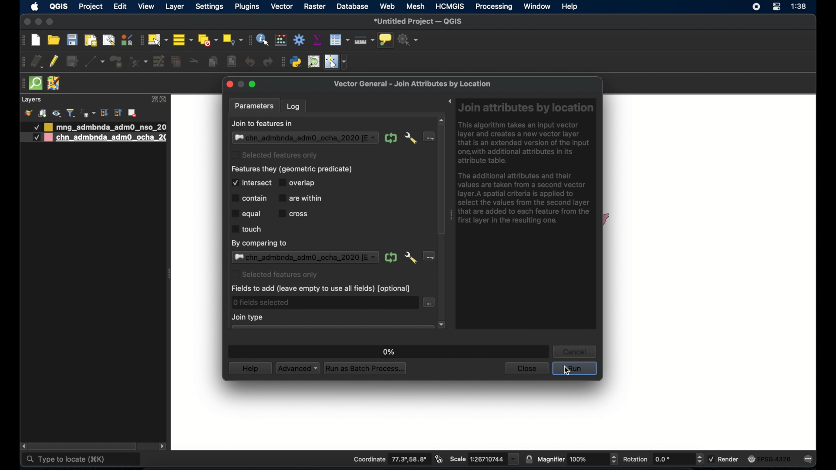 This screenshot has width=836, height=470. Describe the element at coordinates (442, 325) in the screenshot. I see `scroll down arrow` at that location.